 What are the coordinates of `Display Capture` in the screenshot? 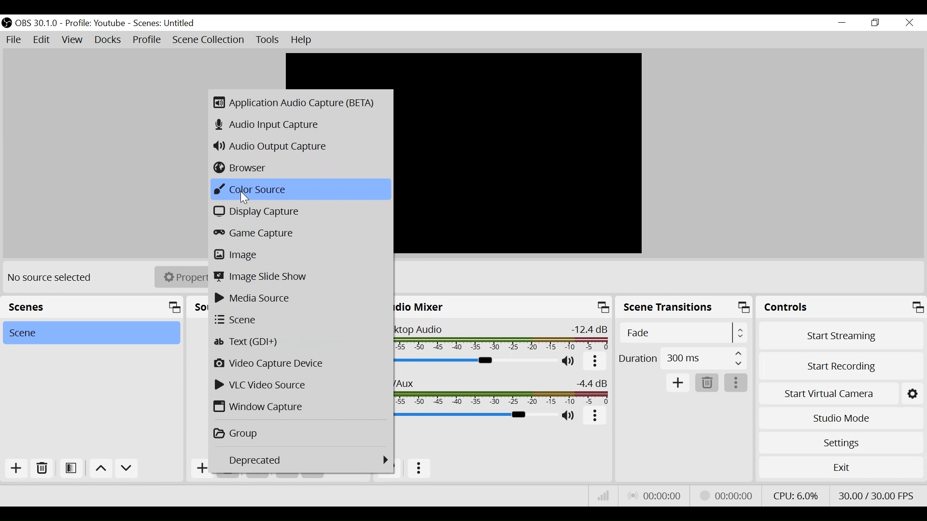 It's located at (299, 211).